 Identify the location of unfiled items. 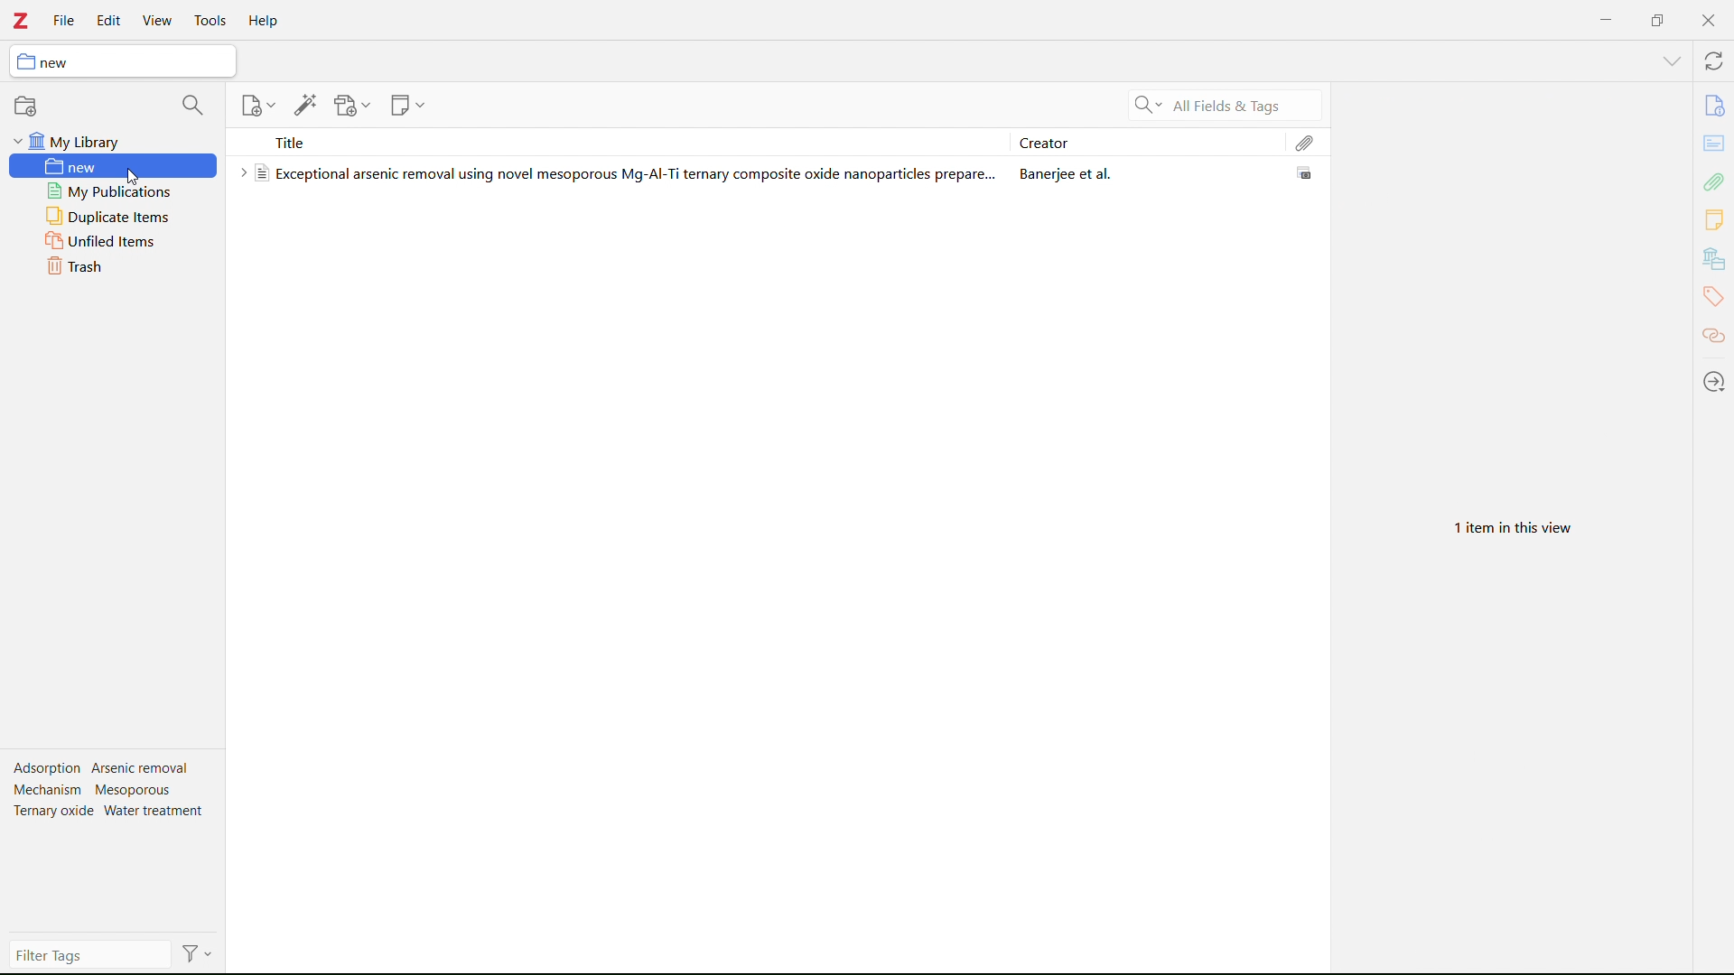
(114, 242).